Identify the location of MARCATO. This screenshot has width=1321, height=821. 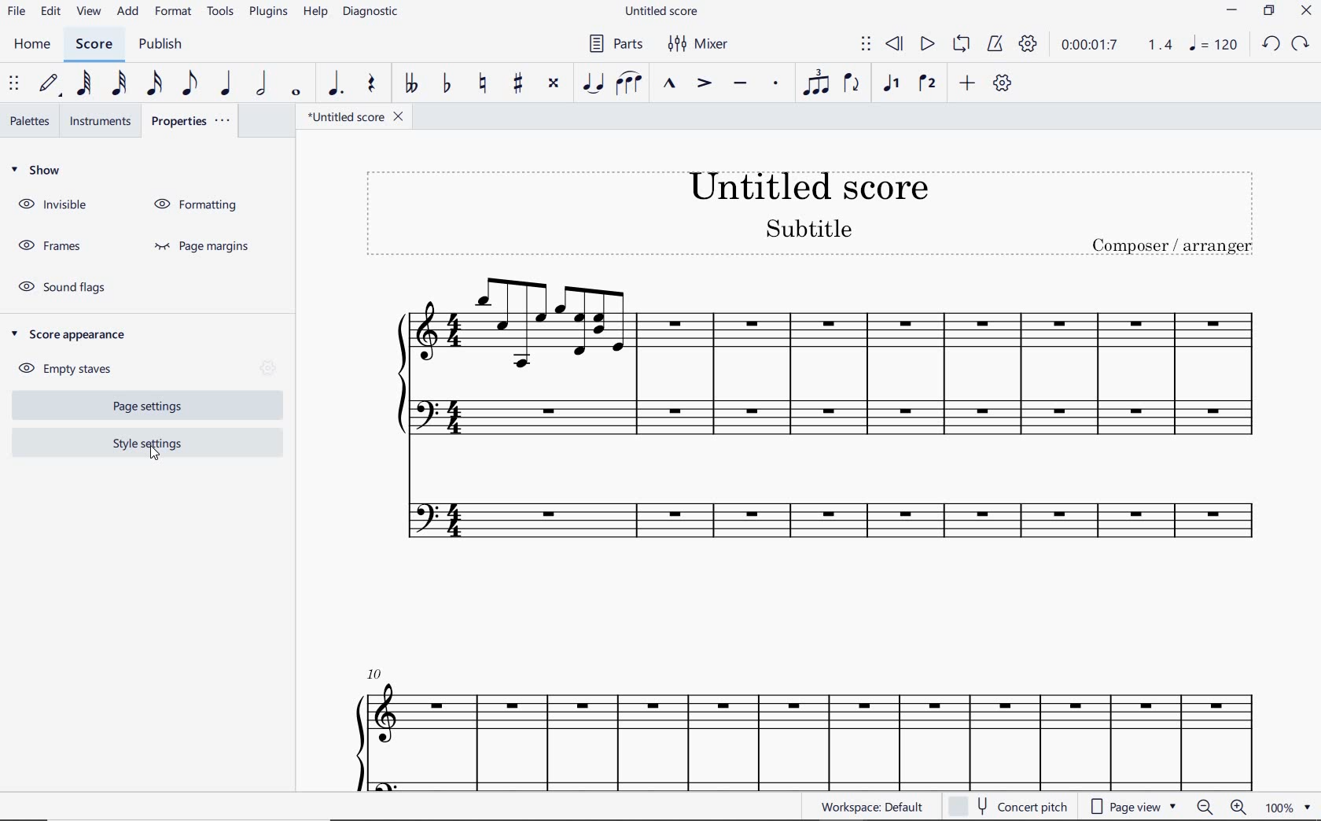
(671, 85).